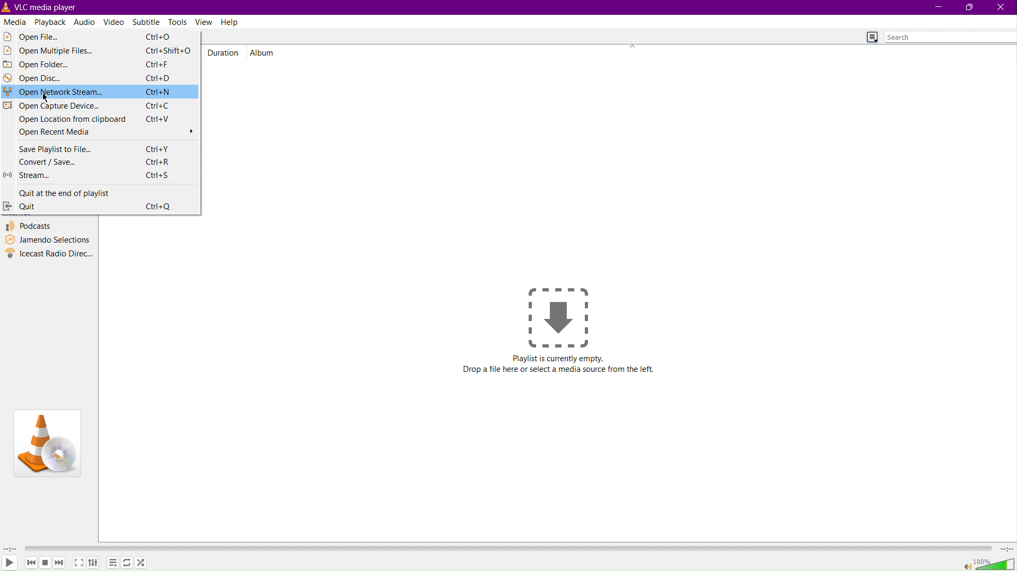 This screenshot has width=1017, height=571. I want to click on Video, so click(115, 21).